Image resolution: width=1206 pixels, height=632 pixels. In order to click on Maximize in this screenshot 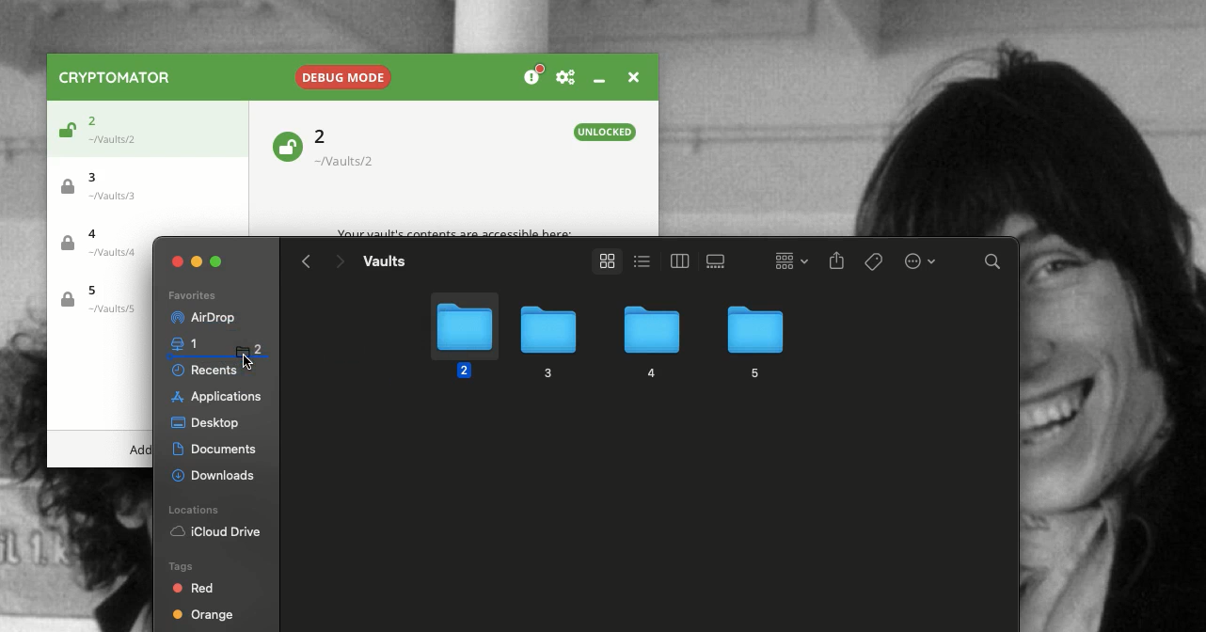, I will do `click(218, 261)`.